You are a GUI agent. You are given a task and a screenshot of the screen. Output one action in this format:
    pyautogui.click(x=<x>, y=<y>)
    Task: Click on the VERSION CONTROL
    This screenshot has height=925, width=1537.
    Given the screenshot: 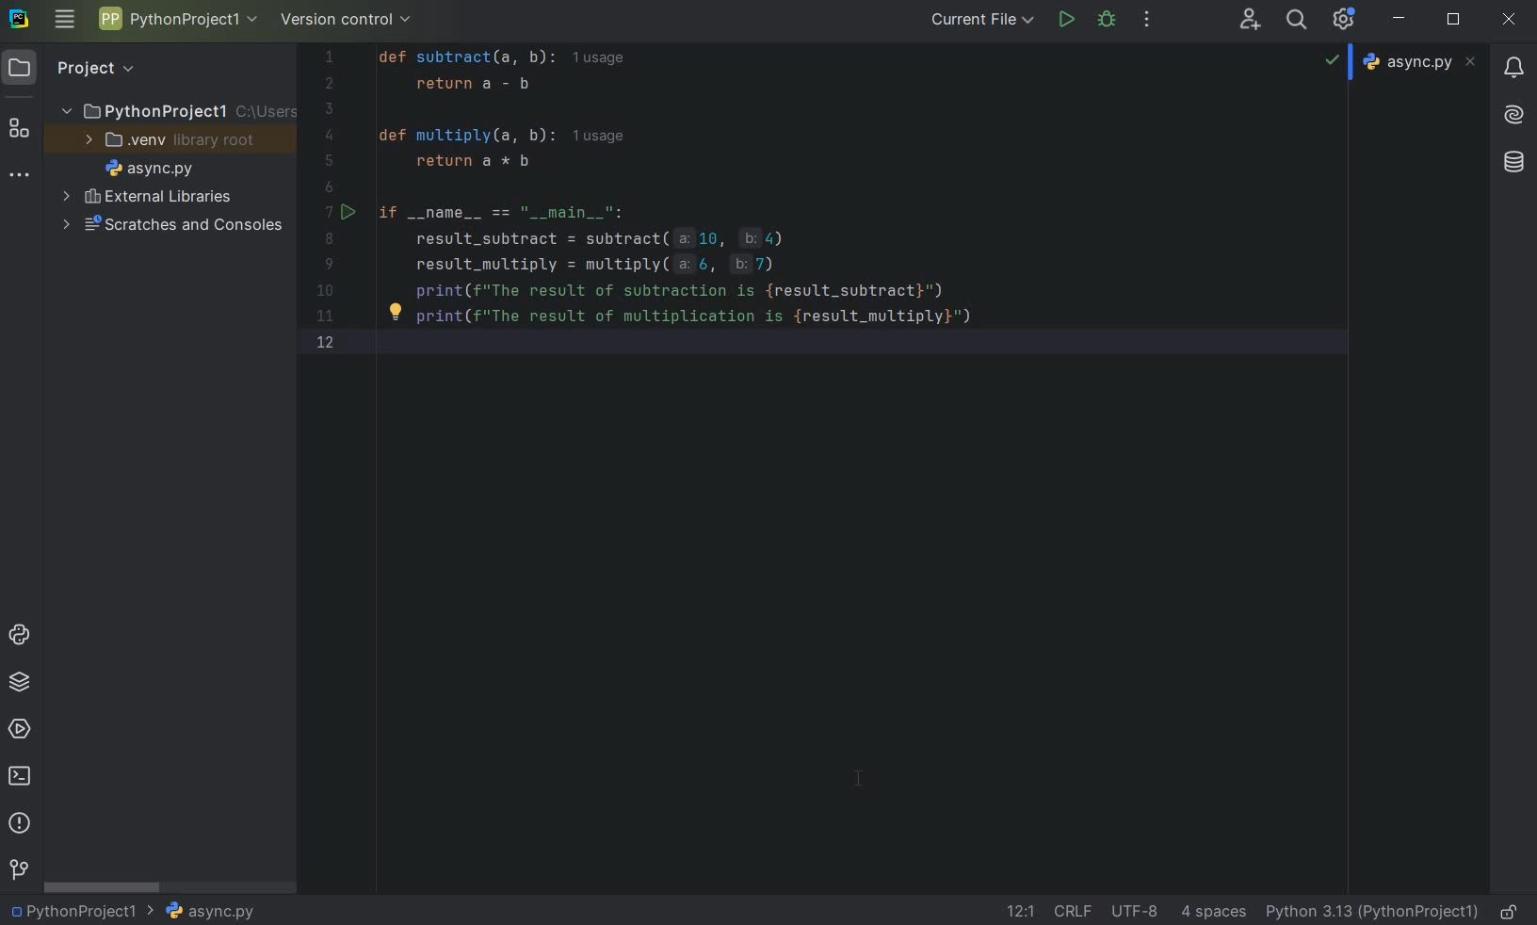 What is the action you would take?
    pyautogui.click(x=18, y=869)
    